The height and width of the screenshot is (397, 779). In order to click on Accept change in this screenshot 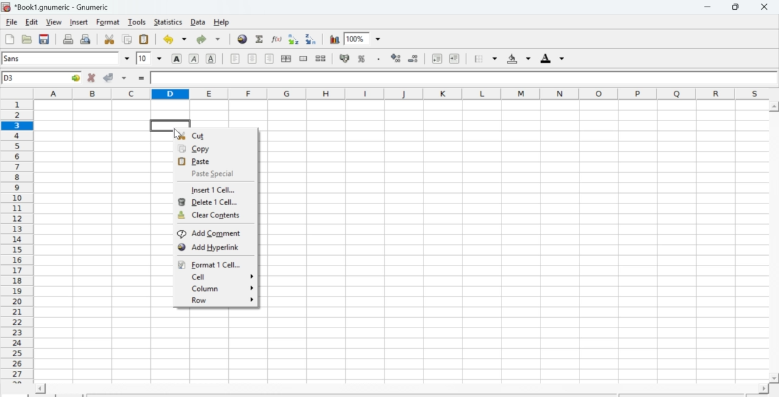, I will do `click(108, 77)`.